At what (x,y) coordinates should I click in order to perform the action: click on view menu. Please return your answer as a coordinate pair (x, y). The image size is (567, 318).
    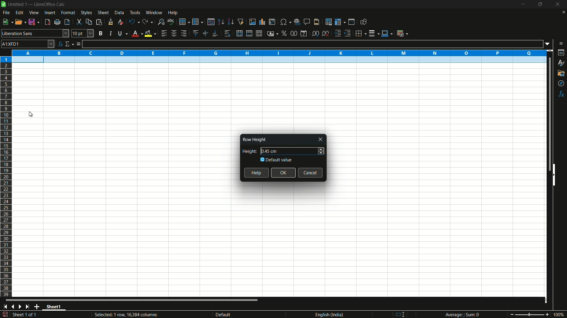
    Looking at the image, I should click on (34, 13).